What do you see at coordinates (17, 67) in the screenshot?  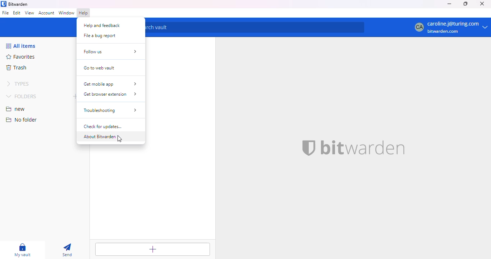 I see `trash` at bounding box center [17, 67].